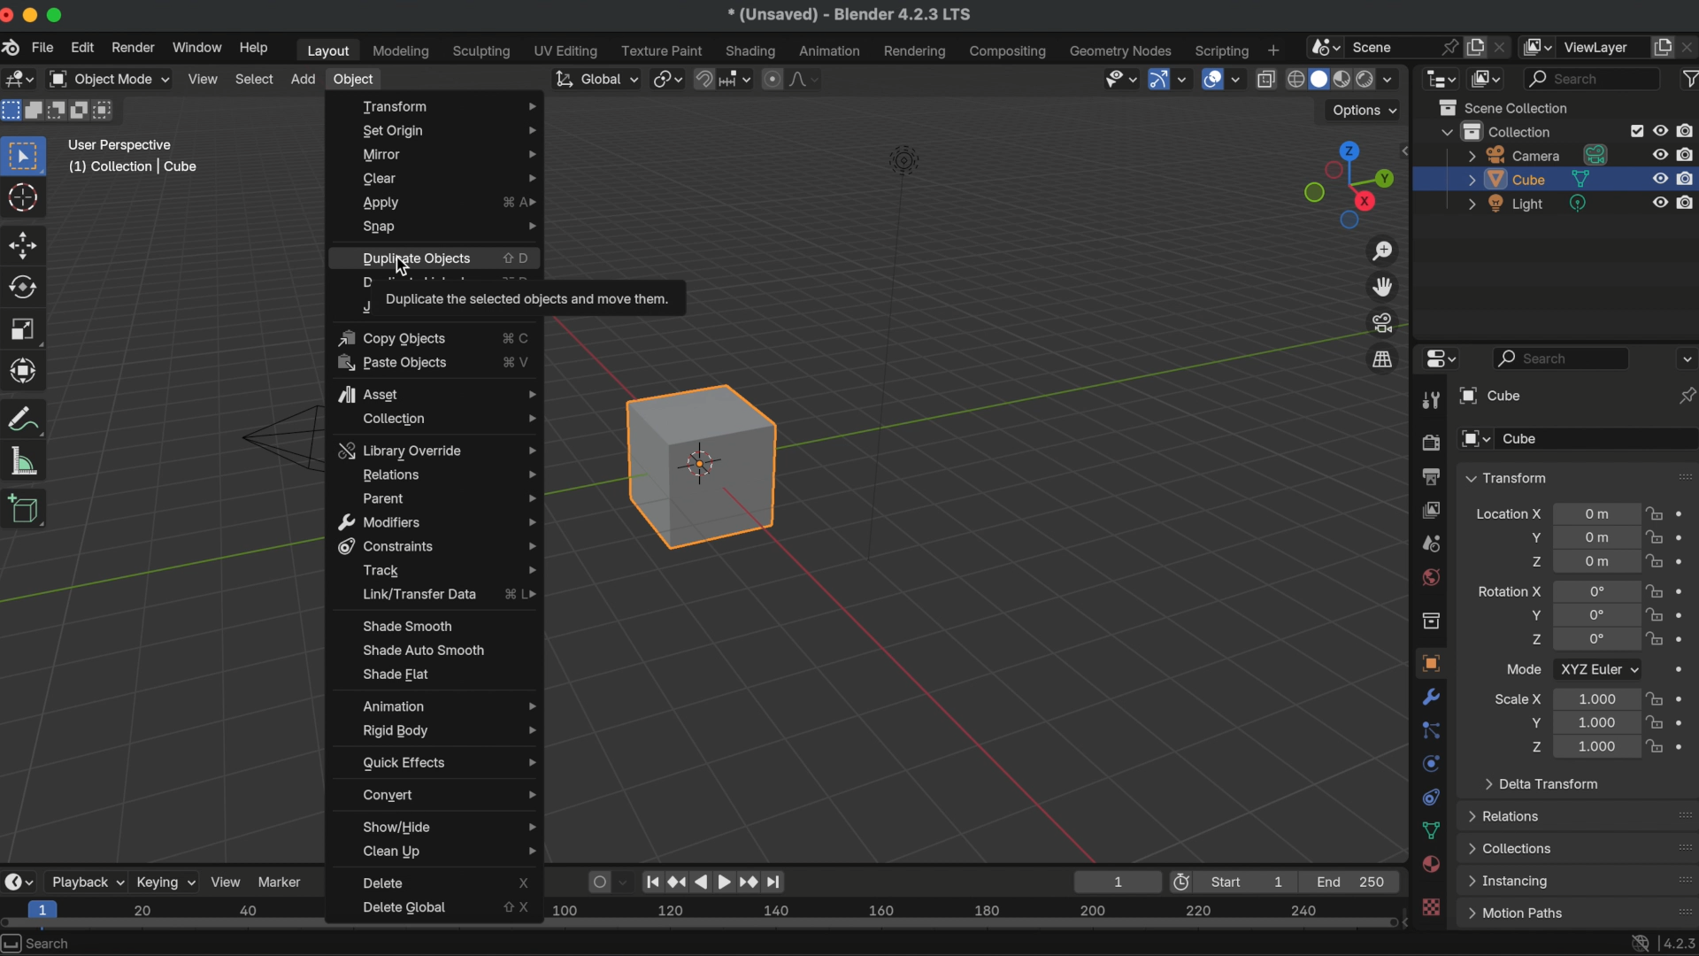 The width and height of the screenshot is (1699, 956). I want to click on shade smooth, so click(404, 626).